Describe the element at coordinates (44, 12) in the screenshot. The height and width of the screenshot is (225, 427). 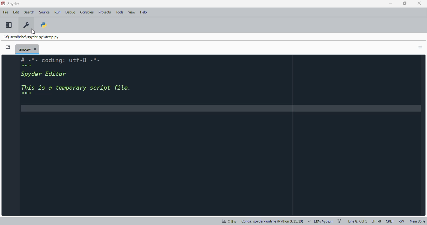
I see `source` at that location.